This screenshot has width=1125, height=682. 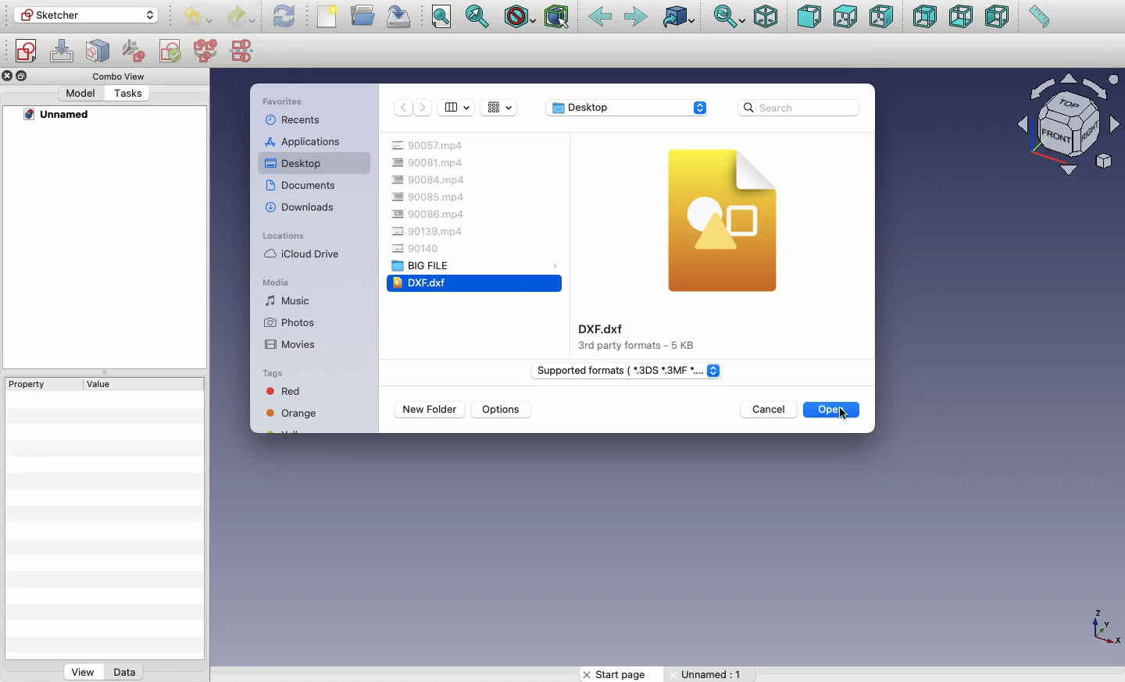 What do you see at coordinates (433, 410) in the screenshot?
I see `New folder` at bounding box center [433, 410].